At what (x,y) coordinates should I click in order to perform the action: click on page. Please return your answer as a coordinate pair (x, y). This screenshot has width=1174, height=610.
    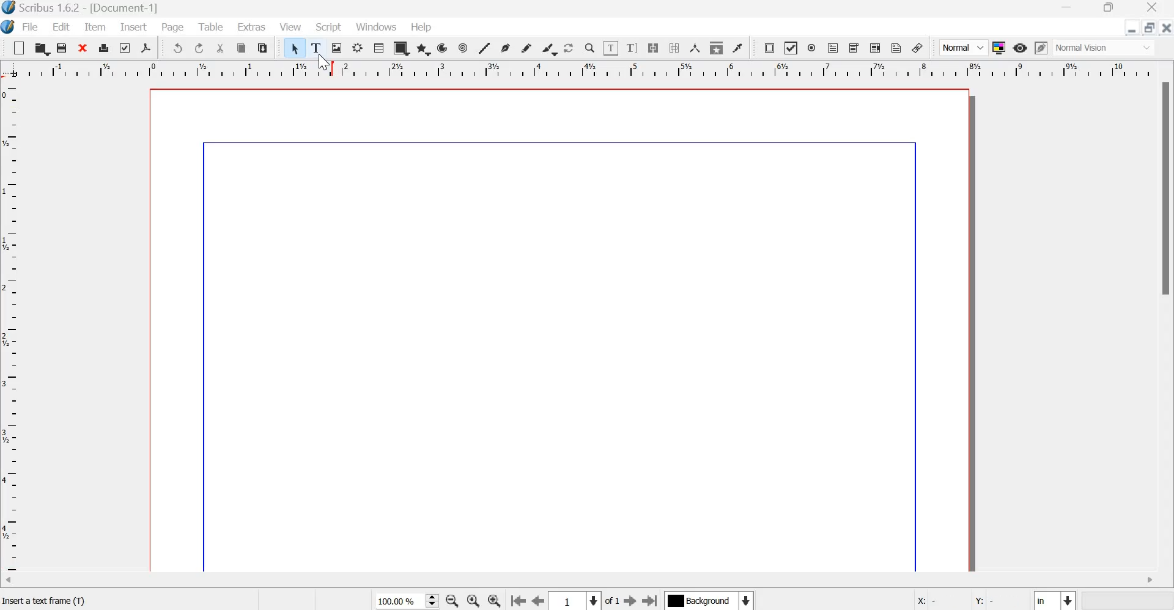
    Looking at the image, I should click on (174, 28).